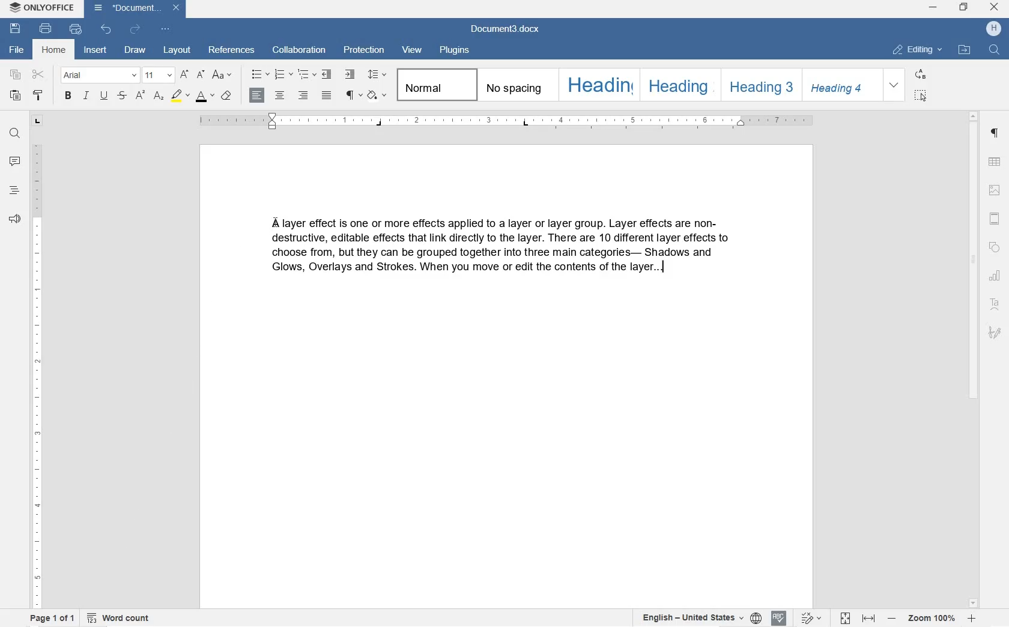 This screenshot has height=627, width=1009. What do you see at coordinates (780, 617) in the screenshot?
I see `SPELL CHECK` at bounding box center [780, 617].